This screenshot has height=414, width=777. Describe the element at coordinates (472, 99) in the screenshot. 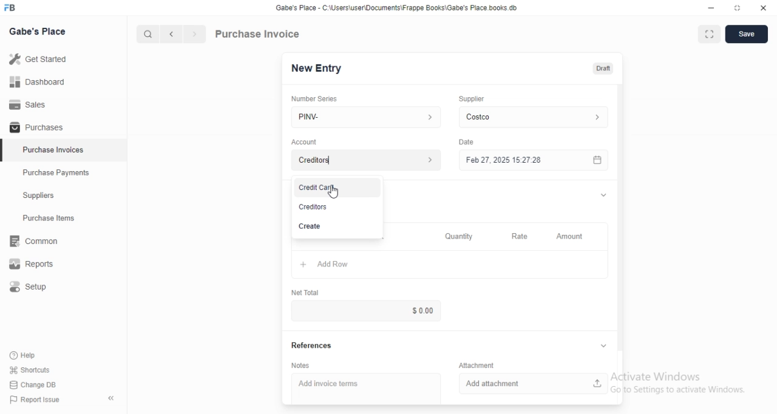

I see `Supplier` at that location.